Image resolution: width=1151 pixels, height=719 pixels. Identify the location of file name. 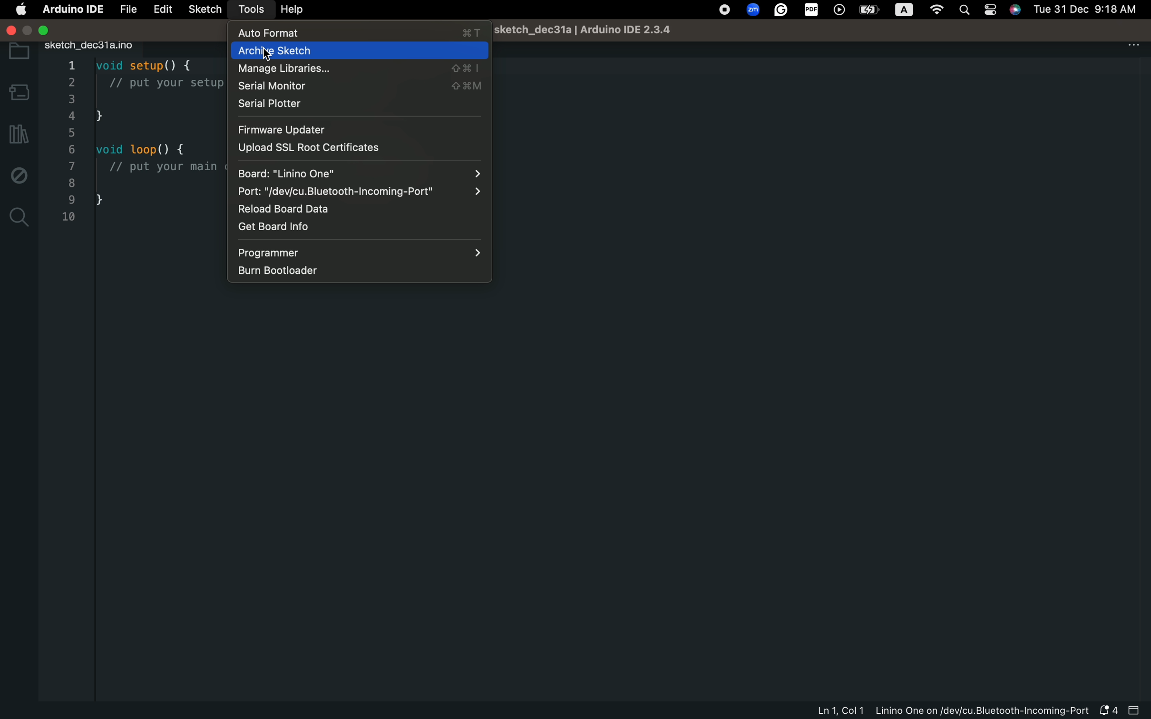
(583, 28).